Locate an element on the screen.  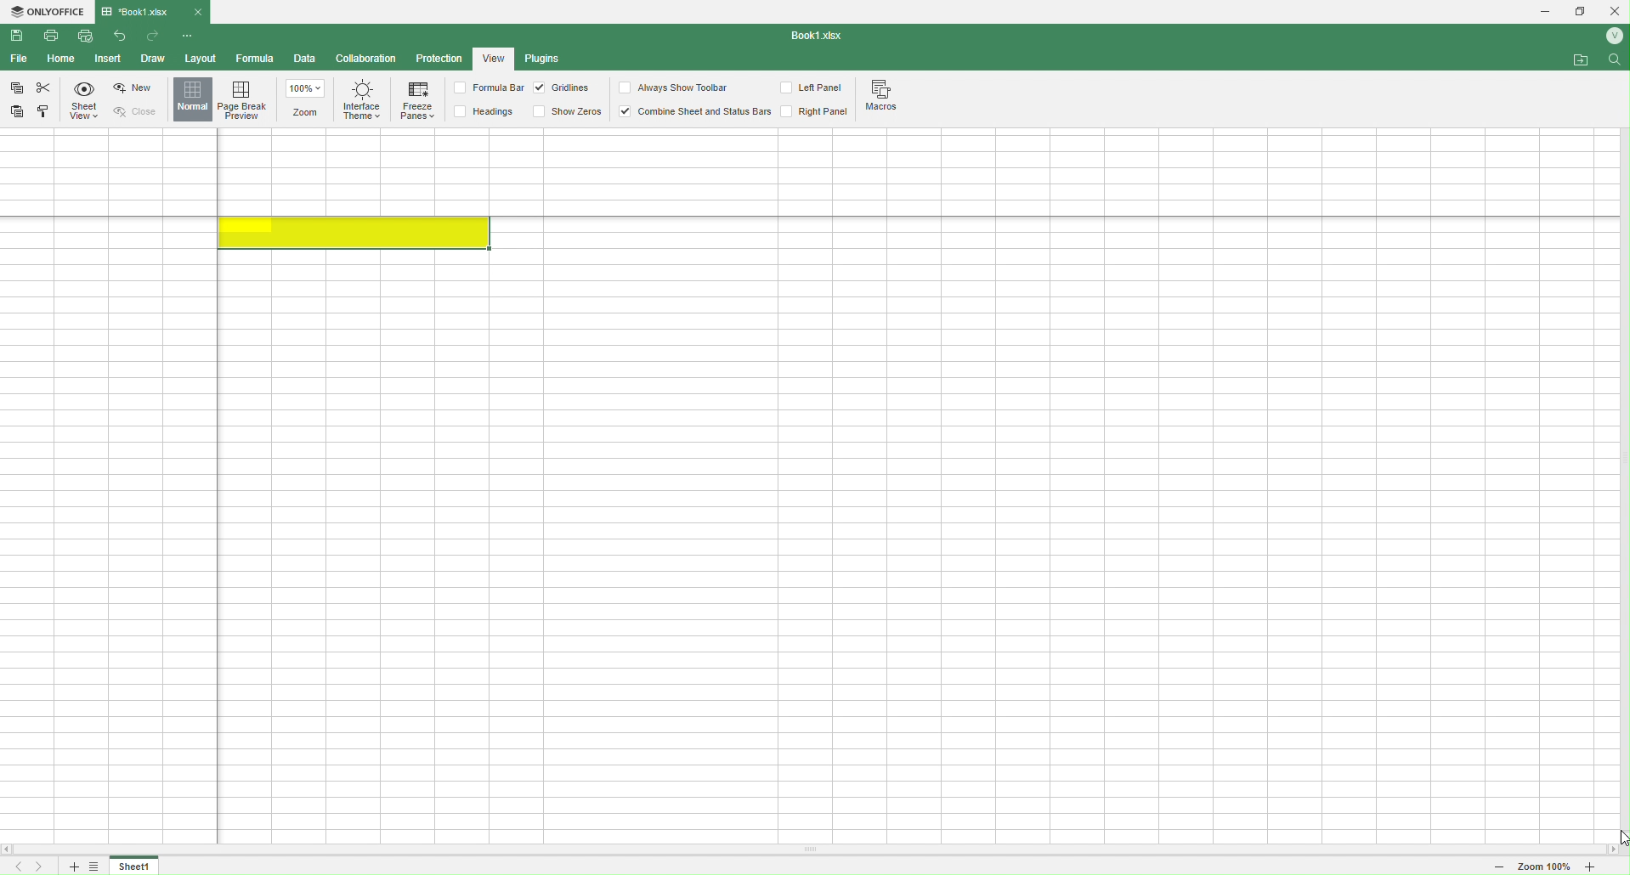
Cursor is located at coordinates (1616, 832).